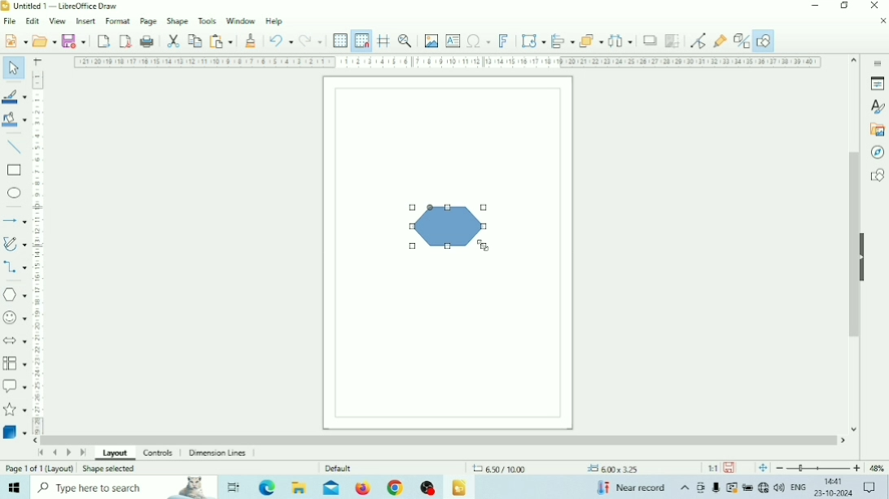  I want to click on Hexagon, so click(449, 228).